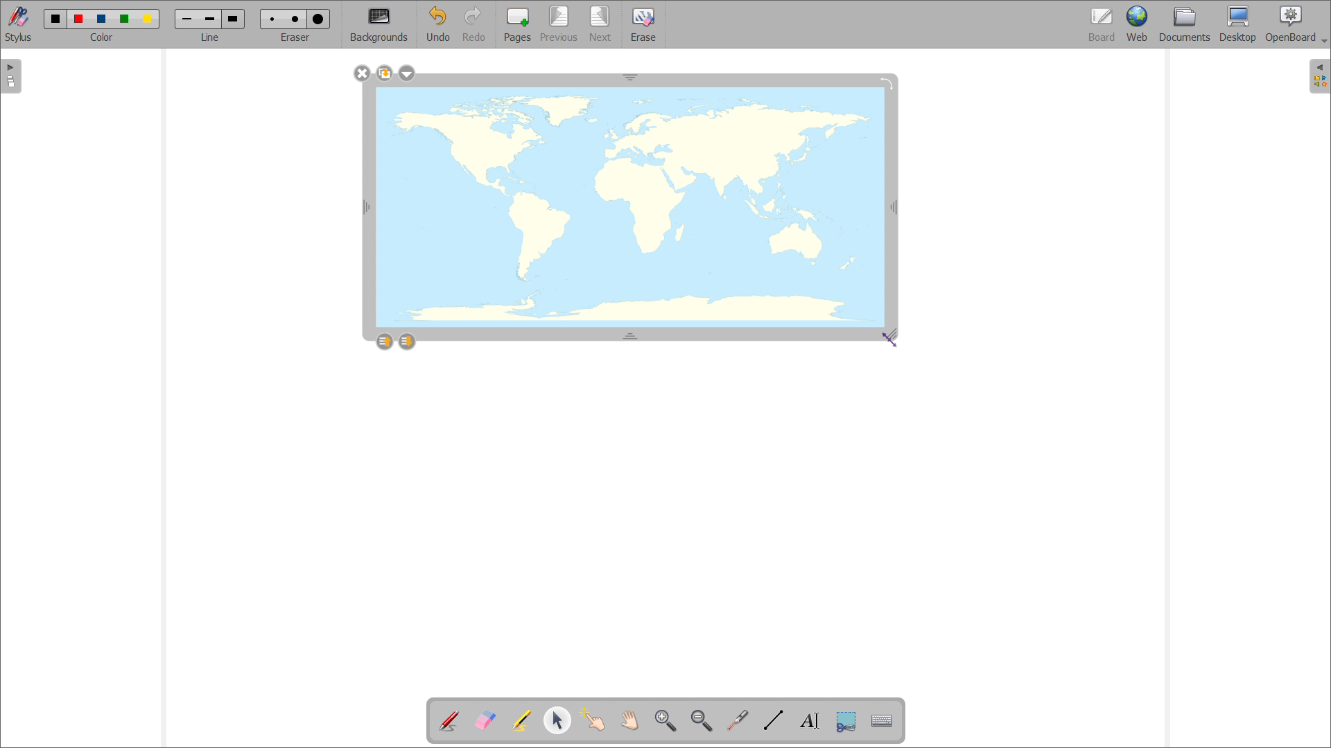  Describe the element at coordinates (810, 721) in the screenshot. I see `write text` at that location.